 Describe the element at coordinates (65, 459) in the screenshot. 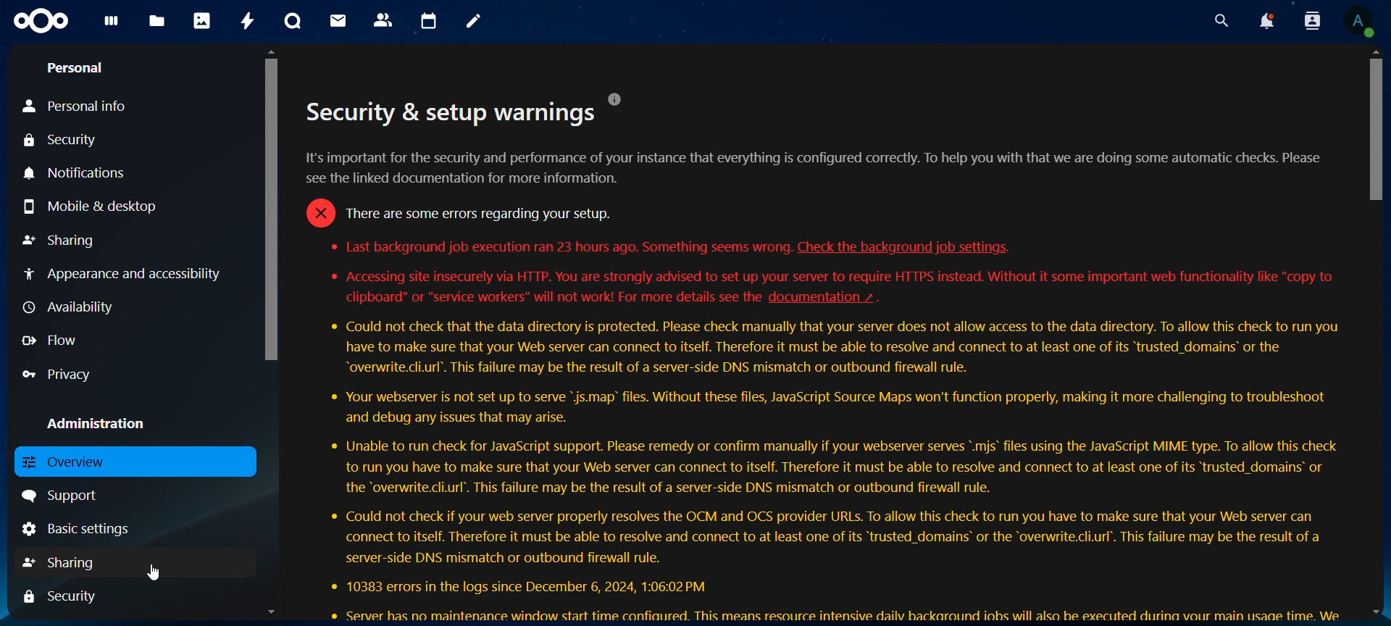

I see `overview` at that location.